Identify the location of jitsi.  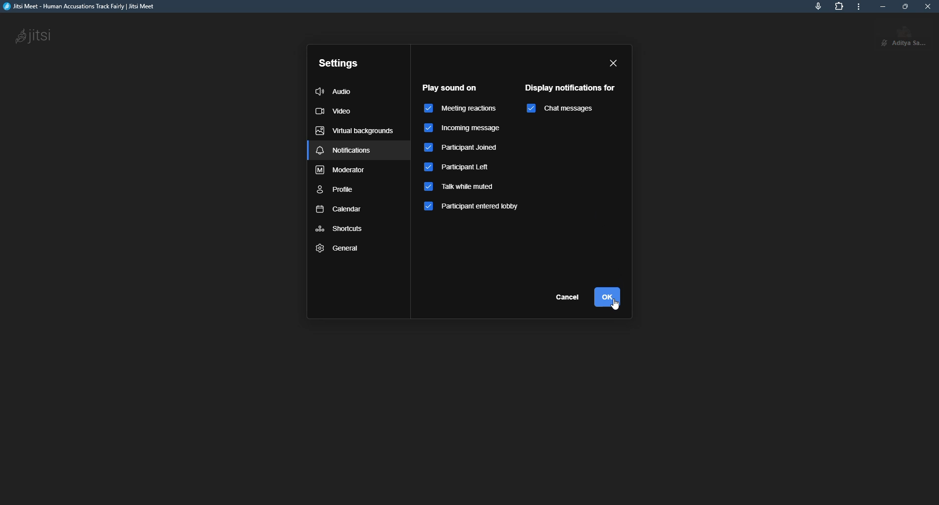
(36, 36).